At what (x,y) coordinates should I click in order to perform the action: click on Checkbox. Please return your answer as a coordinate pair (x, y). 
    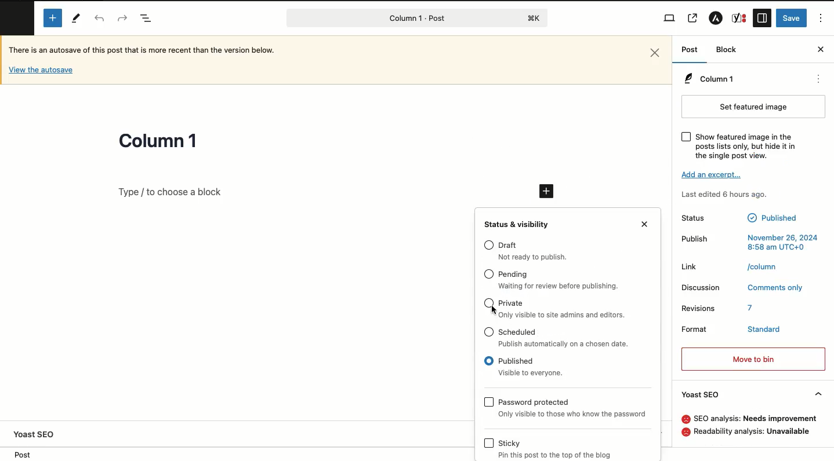
    Looking at the image, I should click on (489, 361).